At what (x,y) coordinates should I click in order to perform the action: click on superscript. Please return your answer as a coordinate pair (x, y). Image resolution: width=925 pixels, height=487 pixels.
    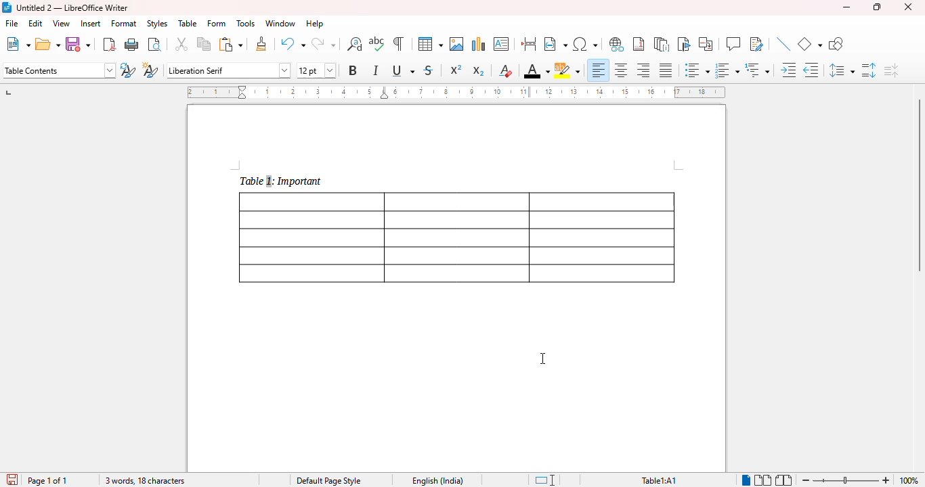
    Looking at the image, I should click on (456, 69).